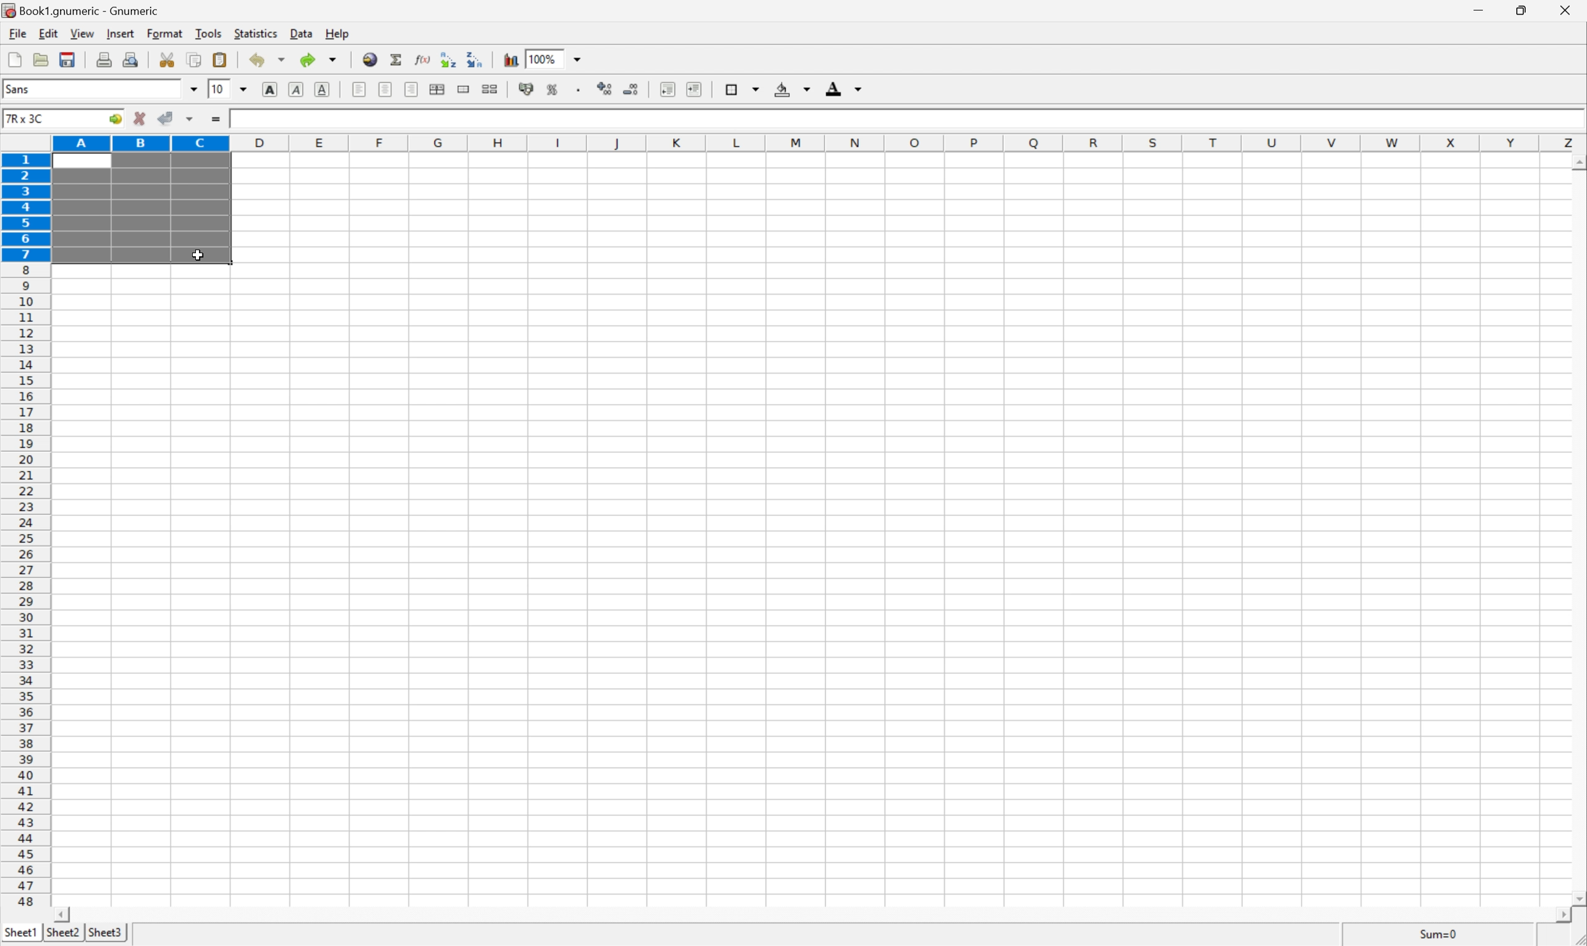 This screenshot has height=946, width=1587. Describe the element at coordinates (81, 10) in the screenshot. I see `book1.gnumeric - Gnumeric` at that location.